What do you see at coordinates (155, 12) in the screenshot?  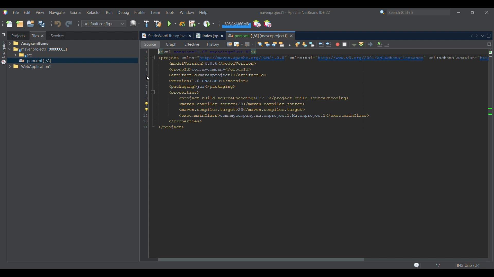 I see `Team menu` at bounding box center [155, 12].